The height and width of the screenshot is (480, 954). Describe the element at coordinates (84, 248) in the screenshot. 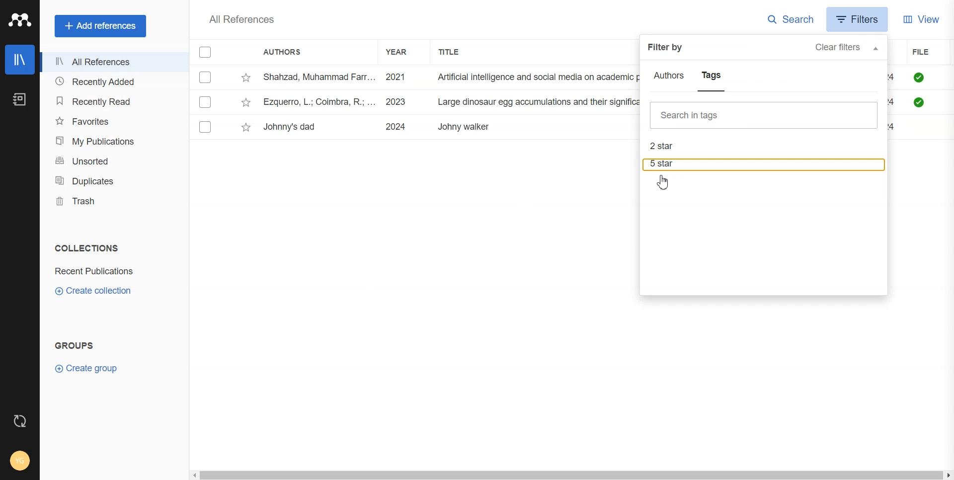

I see `text 1` at that location.